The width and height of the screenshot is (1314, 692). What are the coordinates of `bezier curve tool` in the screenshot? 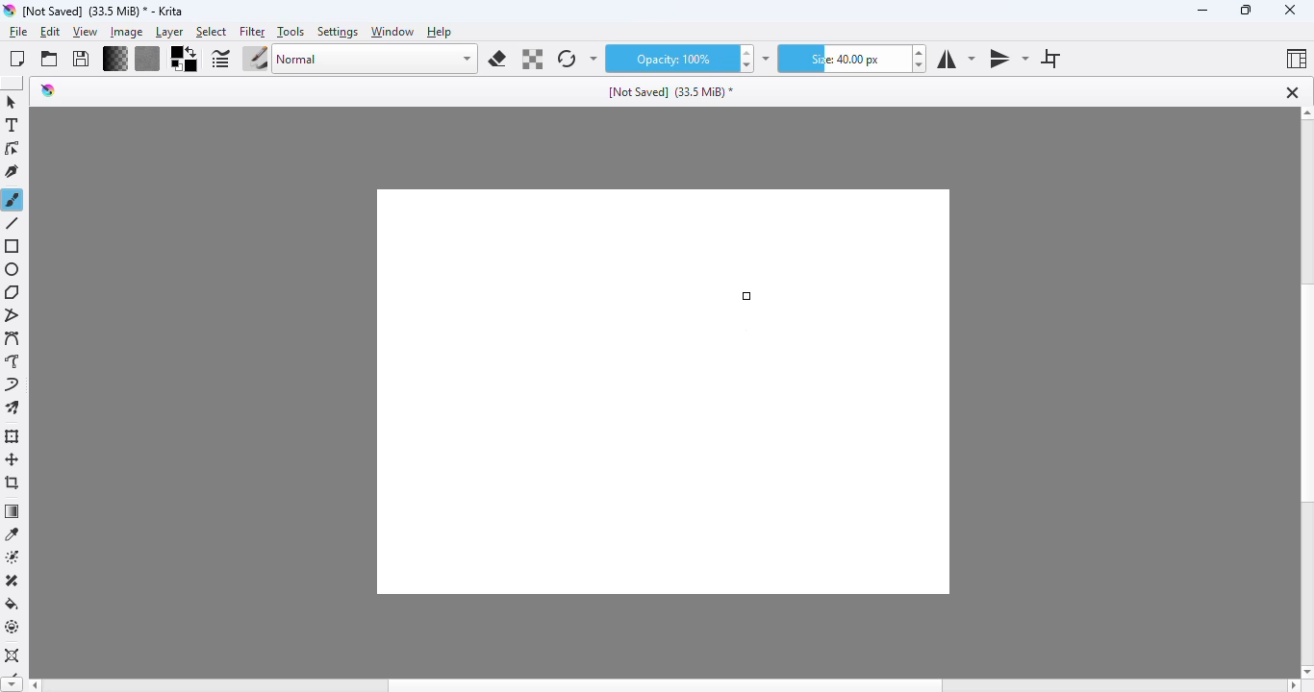 It's located at (14, 339).